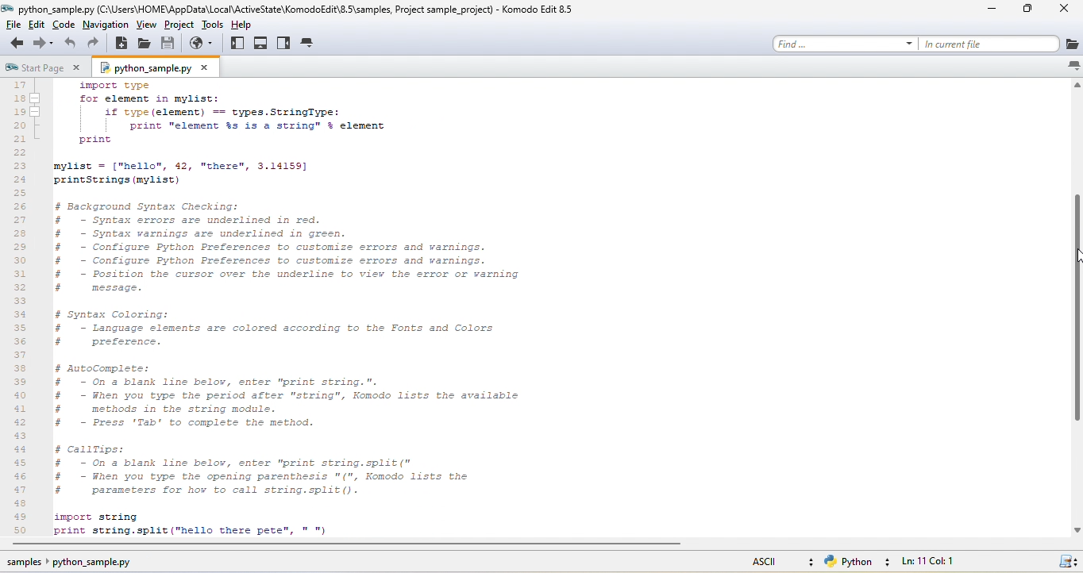 Image resolution: width=1083 pixels, height=573 pixels. What do you see at coordinates (145, 44) in the screenshot?
I see `open` at bounding box center [145, 44].